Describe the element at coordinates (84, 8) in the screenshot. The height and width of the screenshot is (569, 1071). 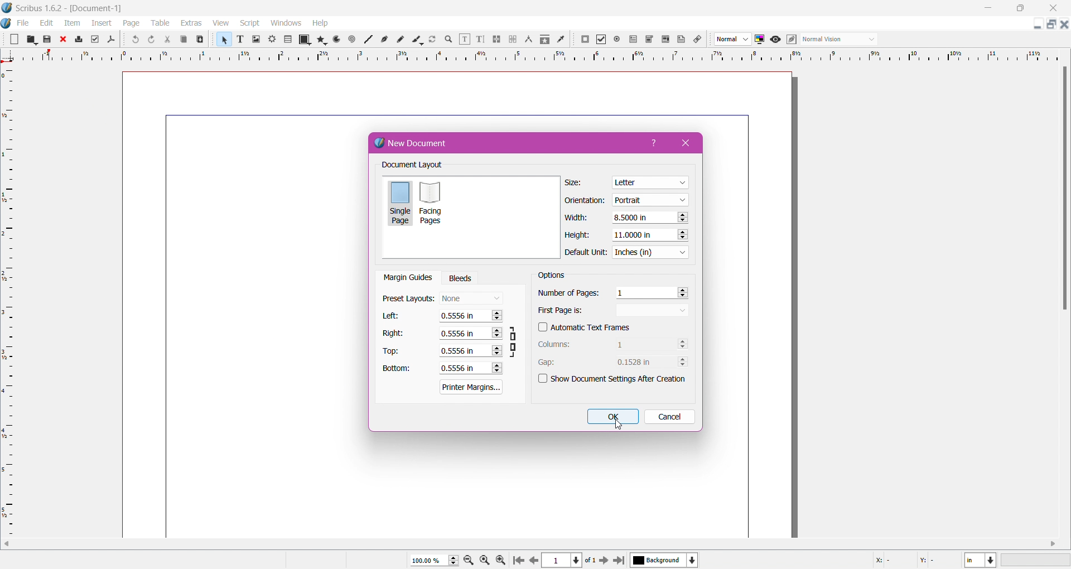
I see `scribus 1.6.2 document -1` at that location.